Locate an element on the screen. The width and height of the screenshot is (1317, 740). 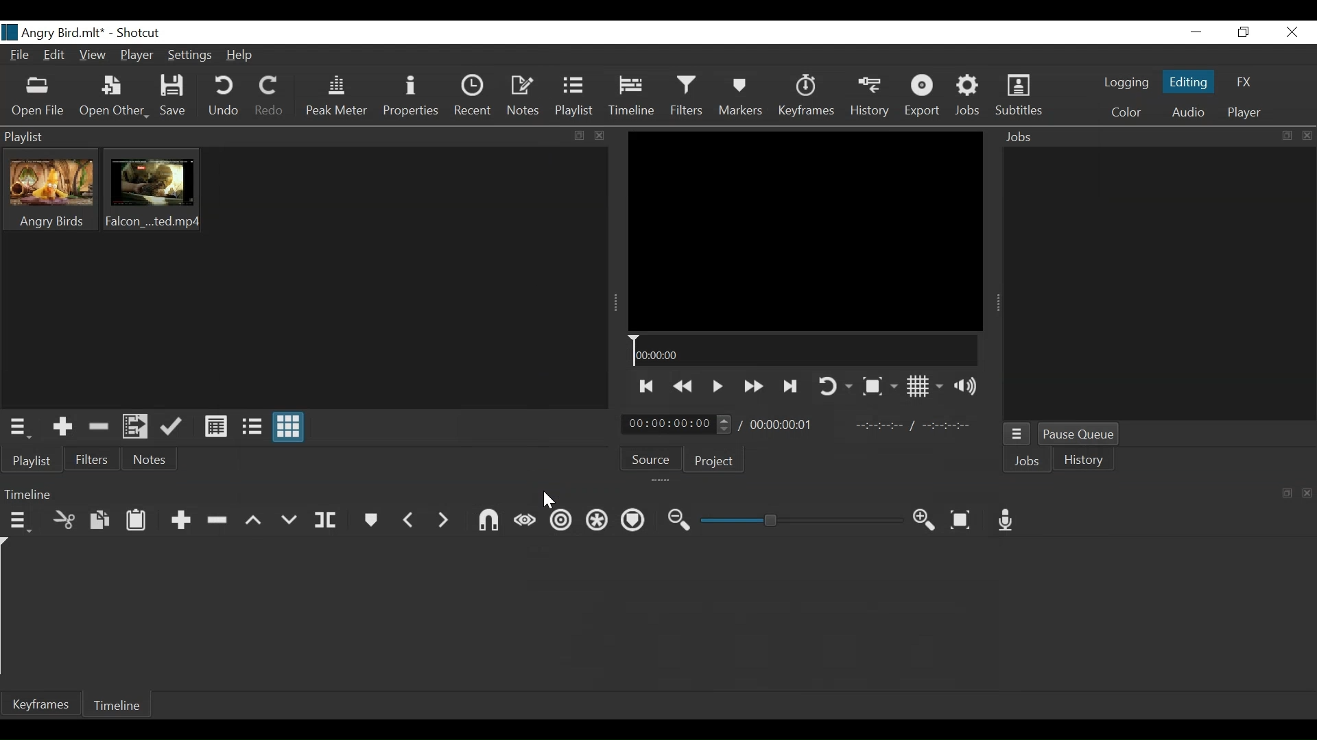
Paste is located at coordinates (139, 522).